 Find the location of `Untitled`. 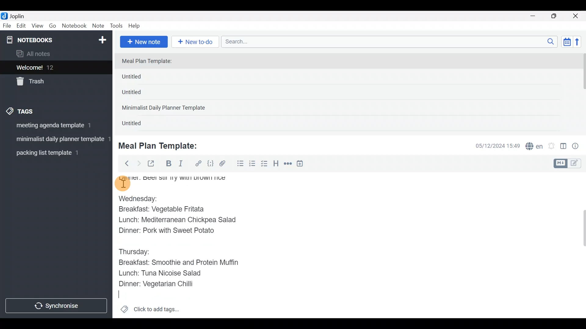

Untitled is located at coordinates (139, 125).